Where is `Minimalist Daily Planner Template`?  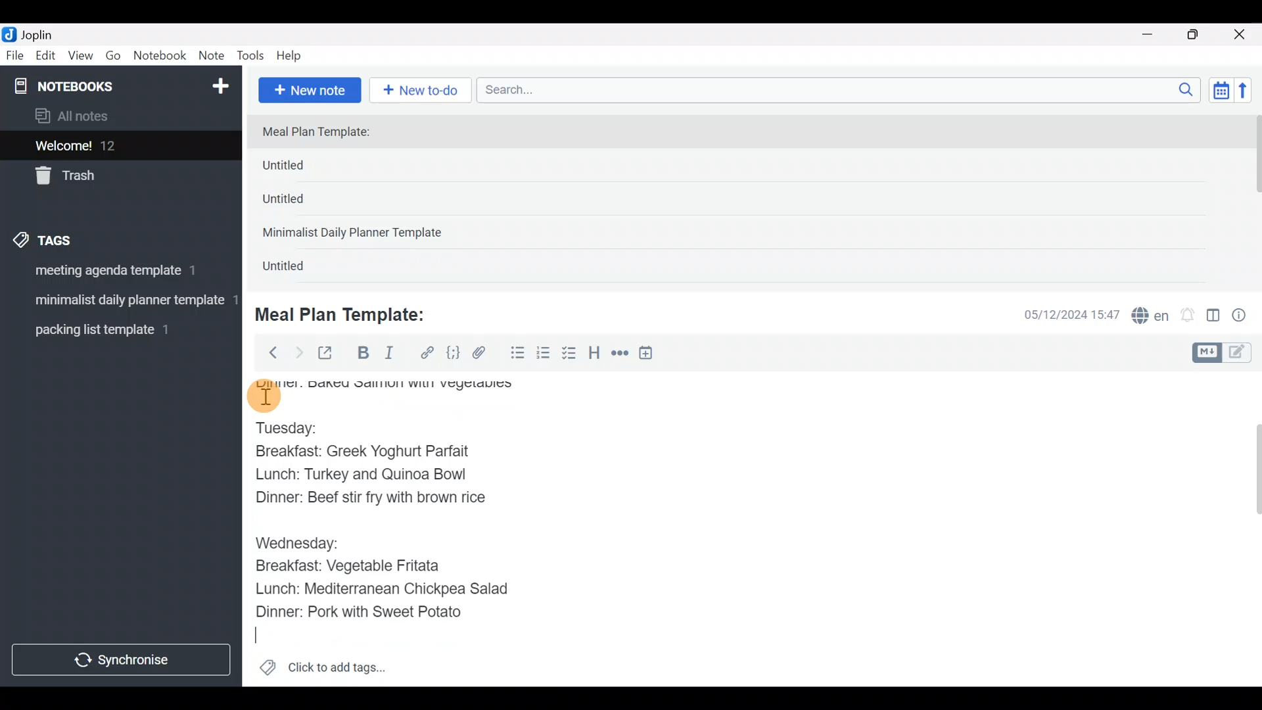 Minimalist Daily Planner Template is located at coordinates (356, 234).